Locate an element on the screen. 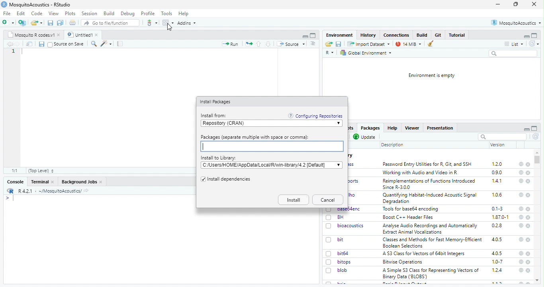  028 is located at coordinates (497, 226).